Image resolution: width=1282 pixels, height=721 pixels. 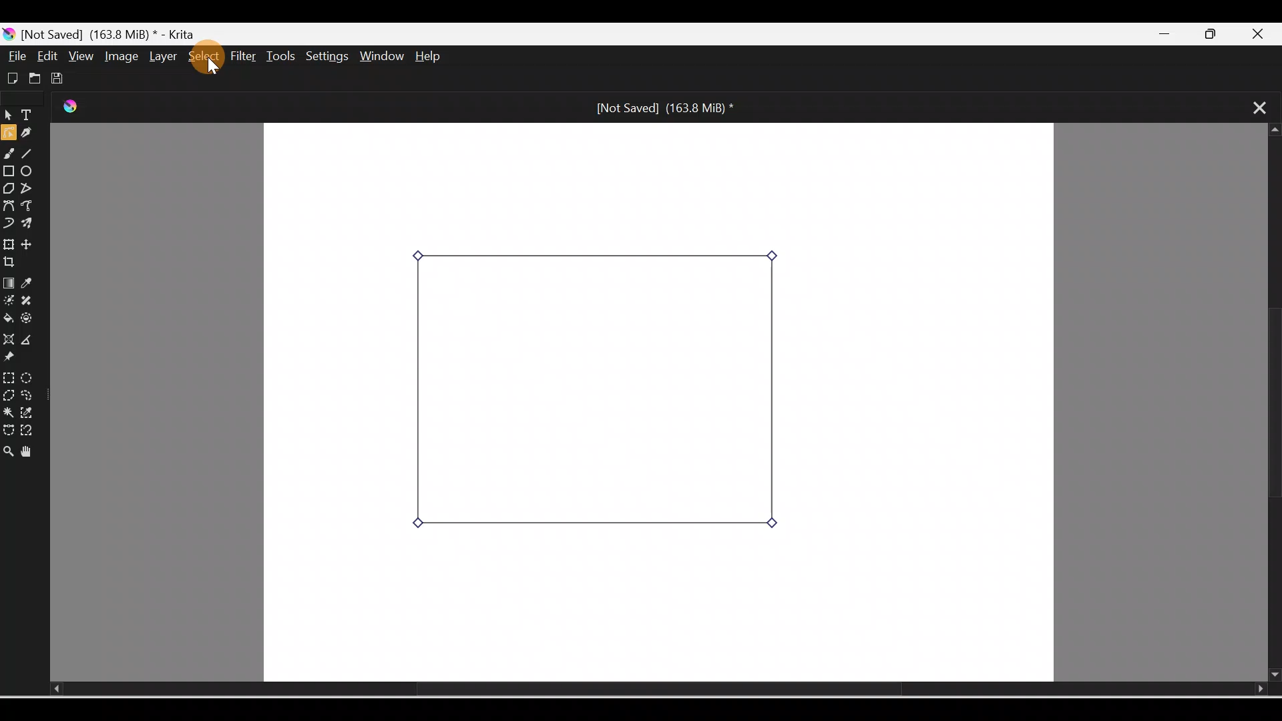 I want to click on Image, so click(x=119, y=56).